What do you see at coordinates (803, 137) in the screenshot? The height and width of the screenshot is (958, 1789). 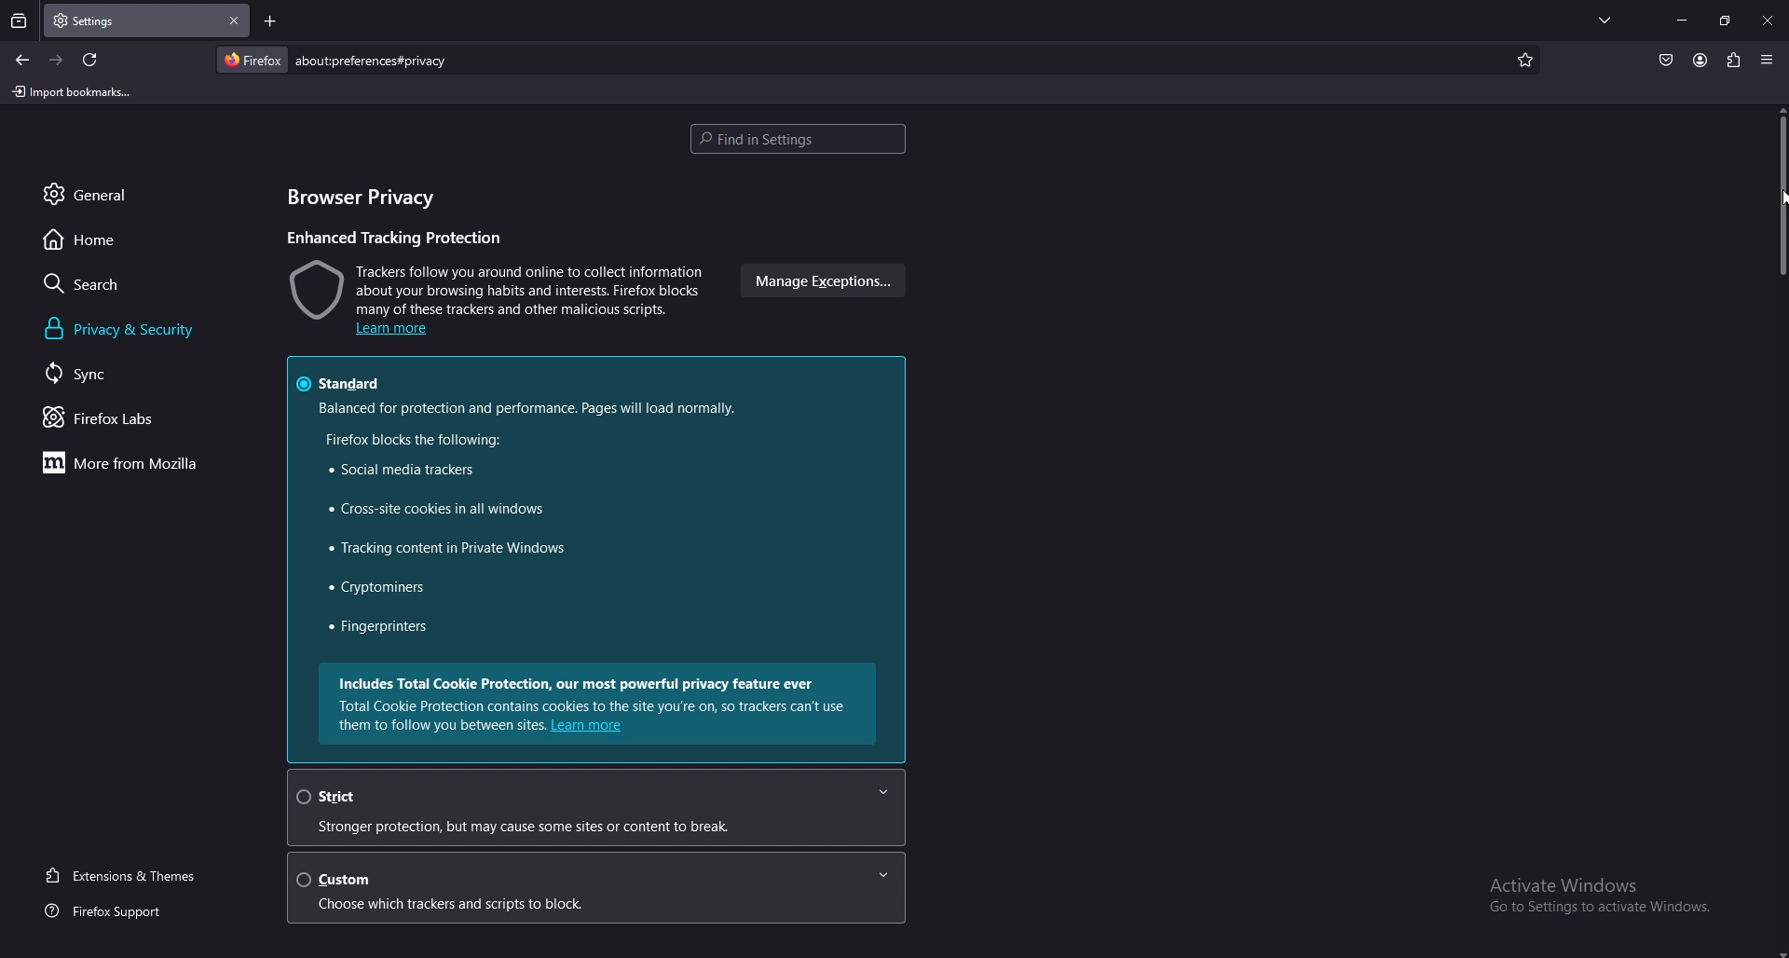 I see `find in settings` at bounding box center [803, 137].